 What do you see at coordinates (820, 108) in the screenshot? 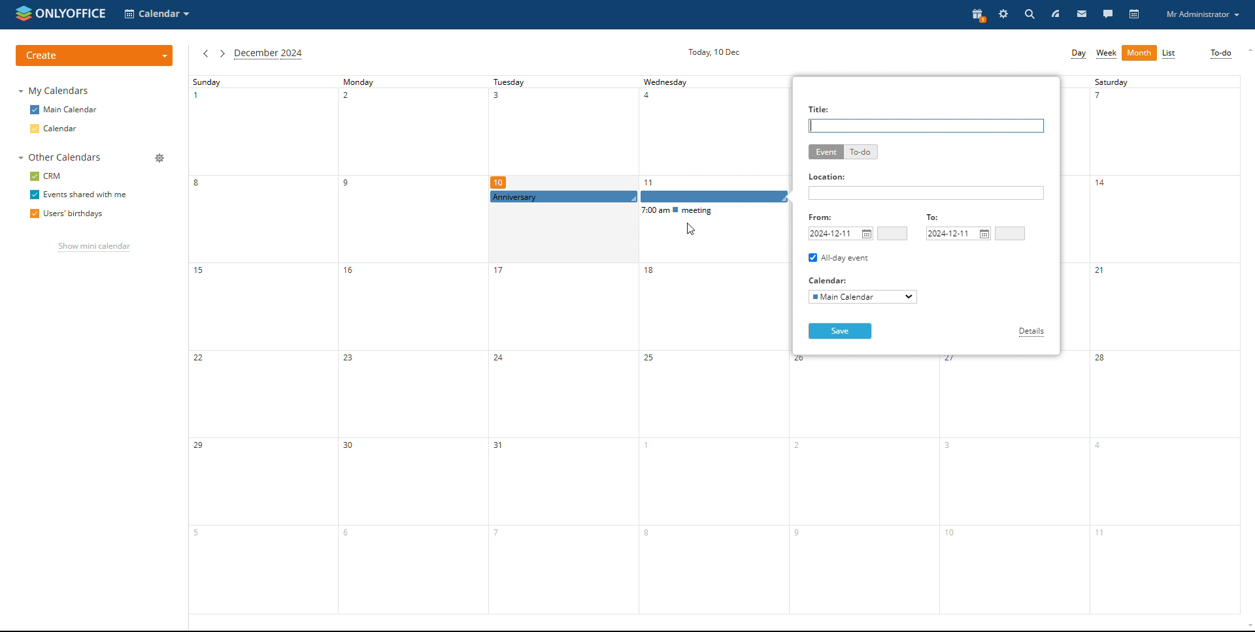
I see `Title:` at bounding box center [820, 108].